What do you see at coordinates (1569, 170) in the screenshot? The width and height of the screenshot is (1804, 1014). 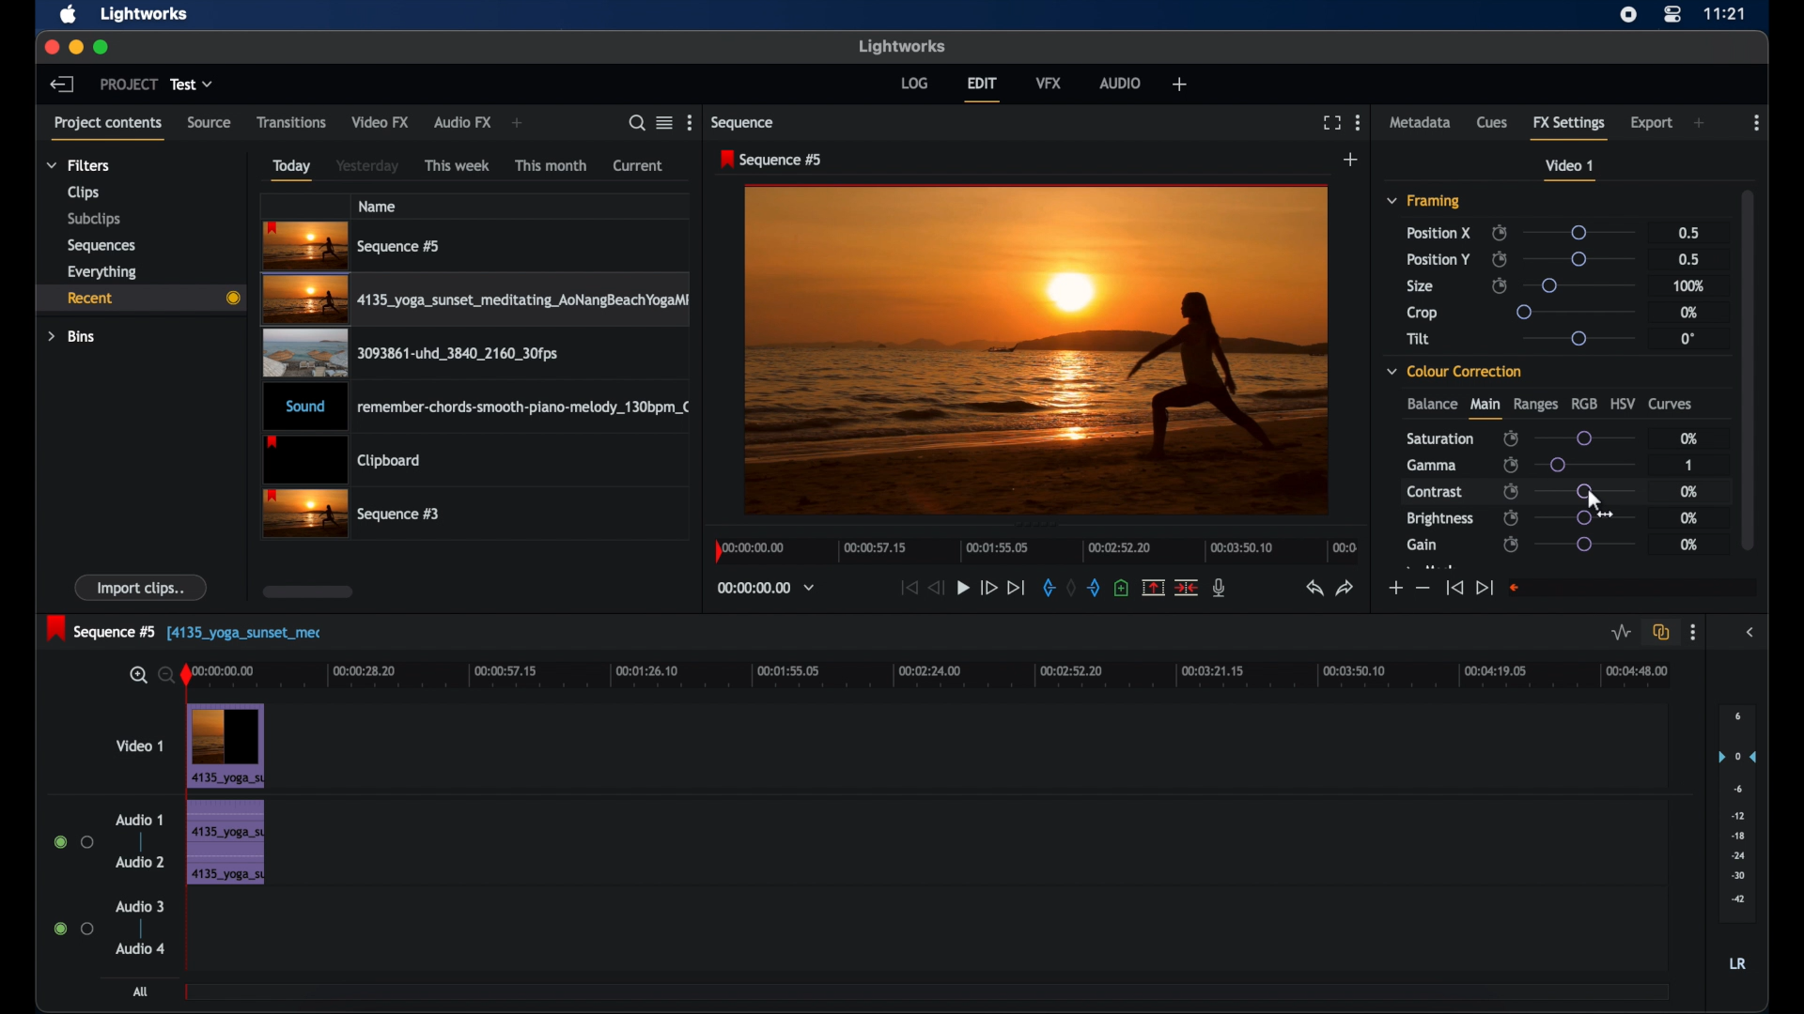 I see `video 1` at bounding box center [1569, 170].